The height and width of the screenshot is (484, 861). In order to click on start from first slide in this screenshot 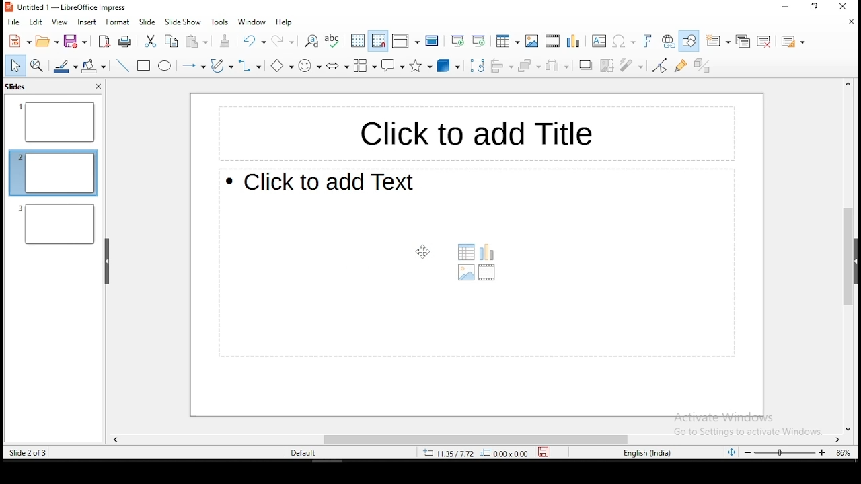, I will do `click(455, 42)`.